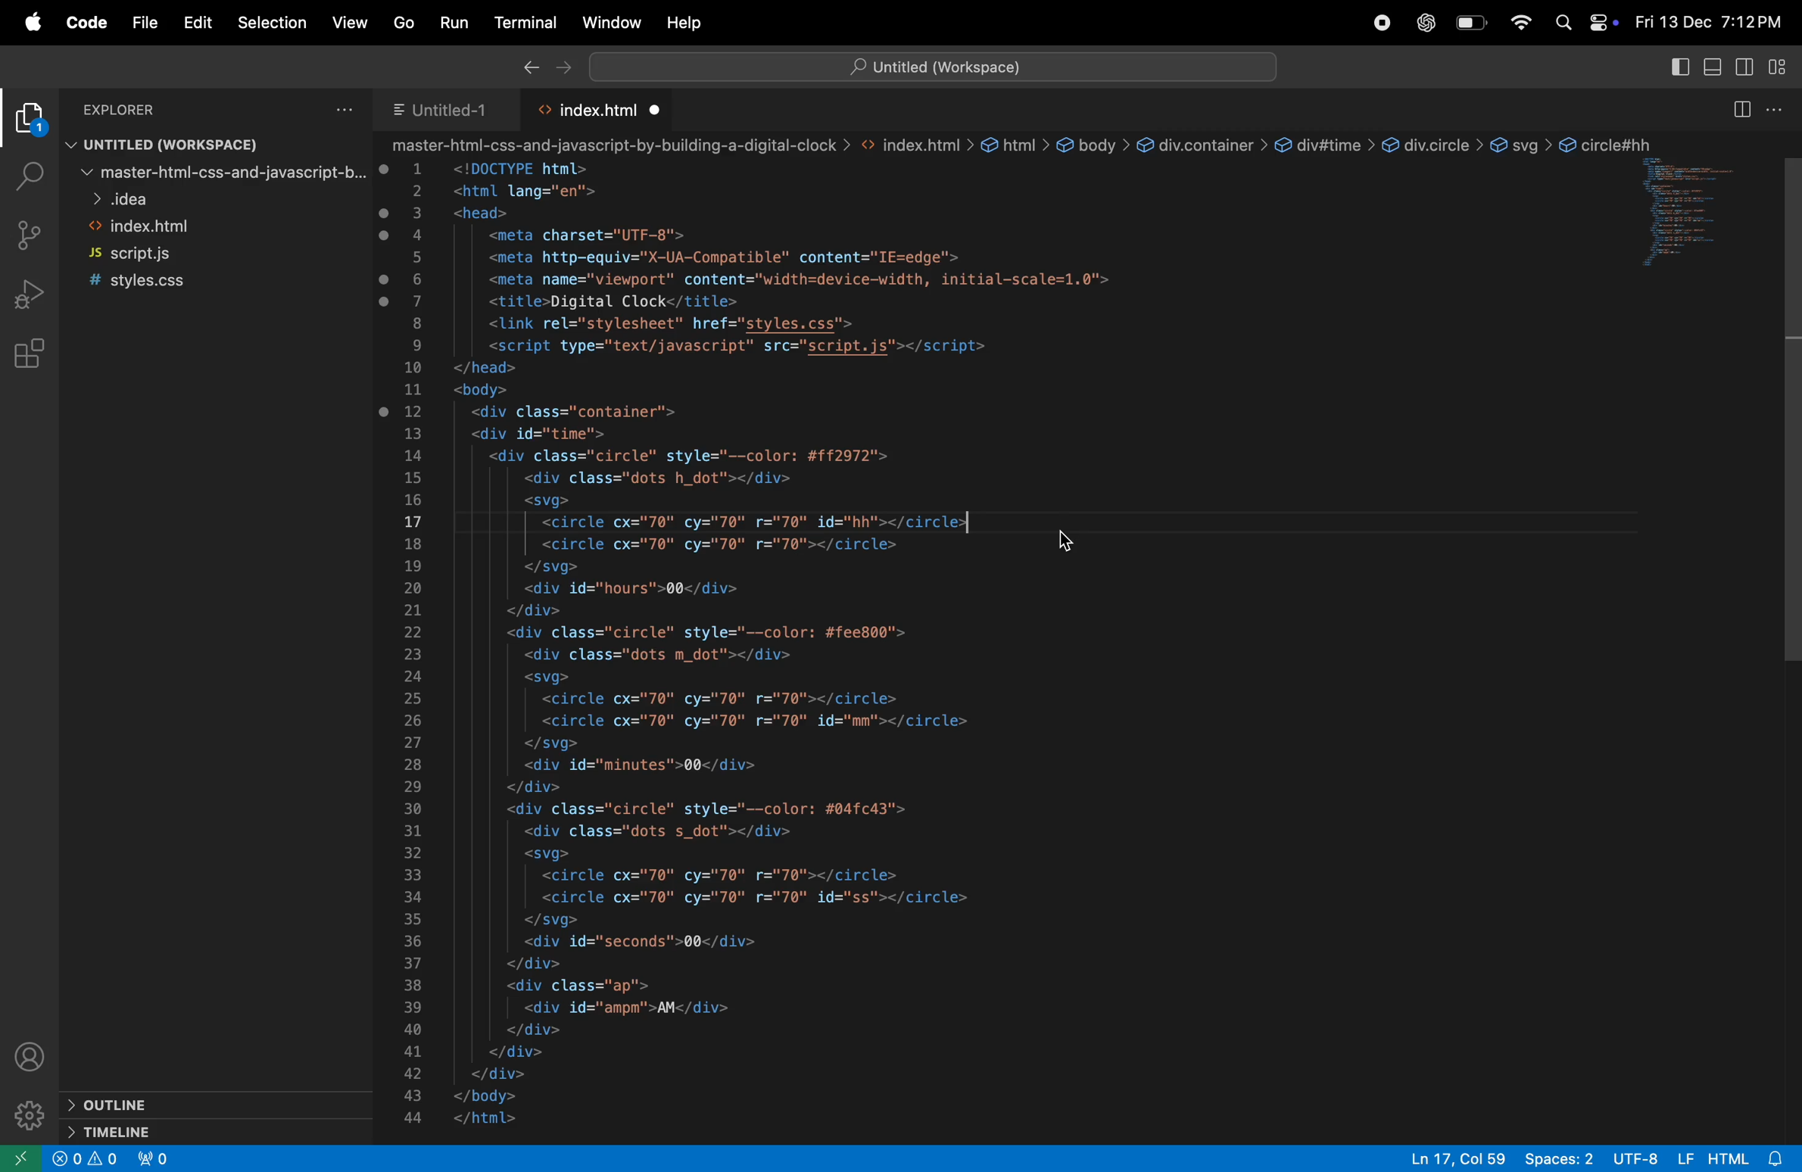  What do you see at coordinates (1635, 1158) in the screenshot?
I see `utf 8` at bounding box center [1635, 1158].